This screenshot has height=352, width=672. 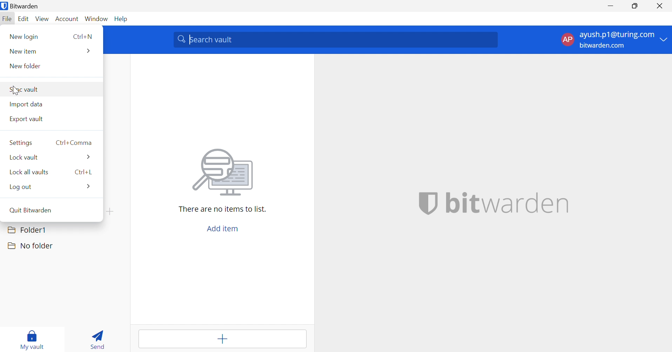 What do you see at coordinates (633, 5) in the screenshot?
I see `Restore Down` at bounding box center [633, 5].